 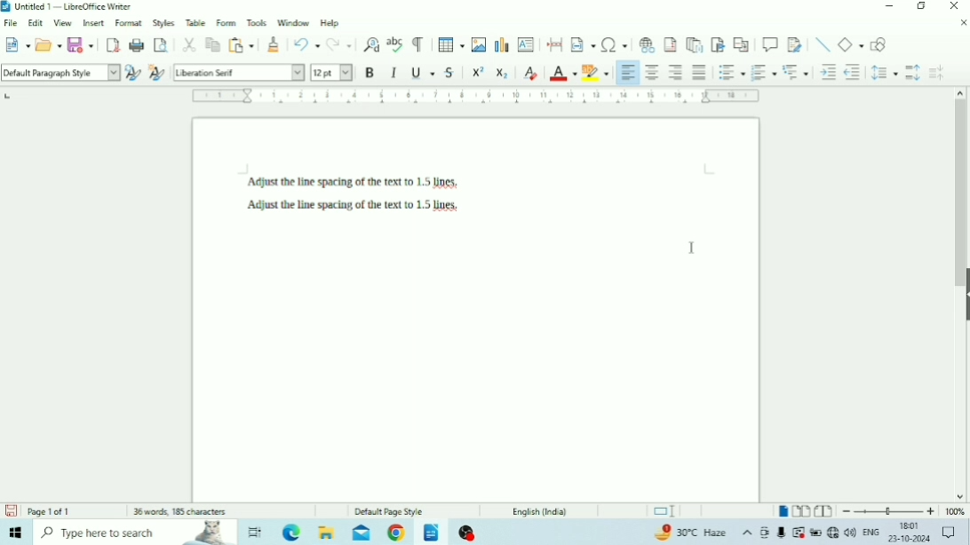 What do you see at coordinates (783, 512) in the screenshot?
I see `Single-page view` at bounding box center [783, 512].